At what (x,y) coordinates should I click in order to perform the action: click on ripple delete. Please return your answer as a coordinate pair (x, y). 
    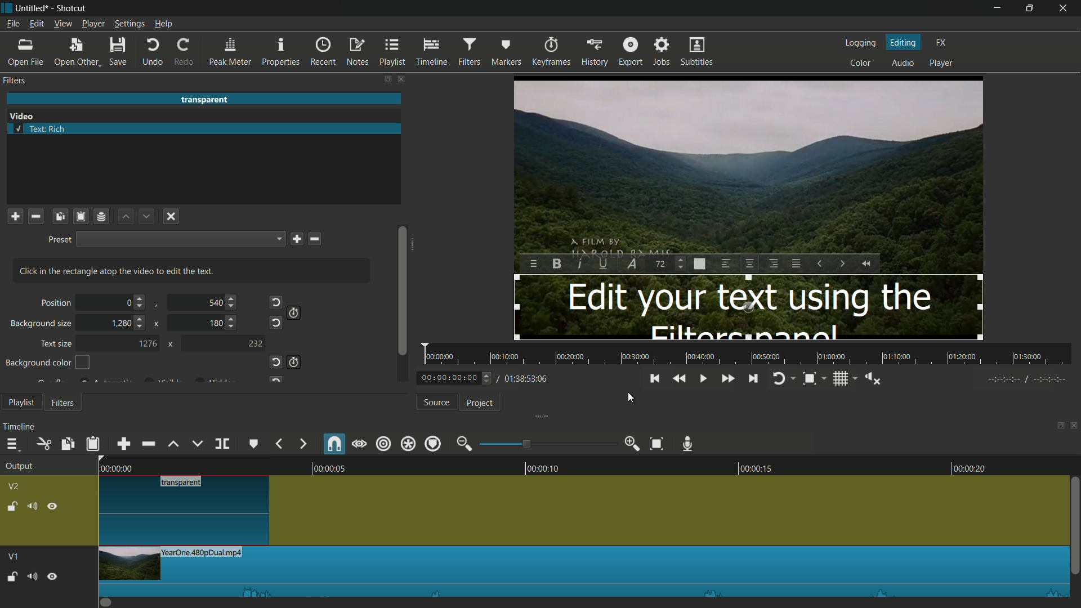
    Looking at the image, I should click on (146, 444).